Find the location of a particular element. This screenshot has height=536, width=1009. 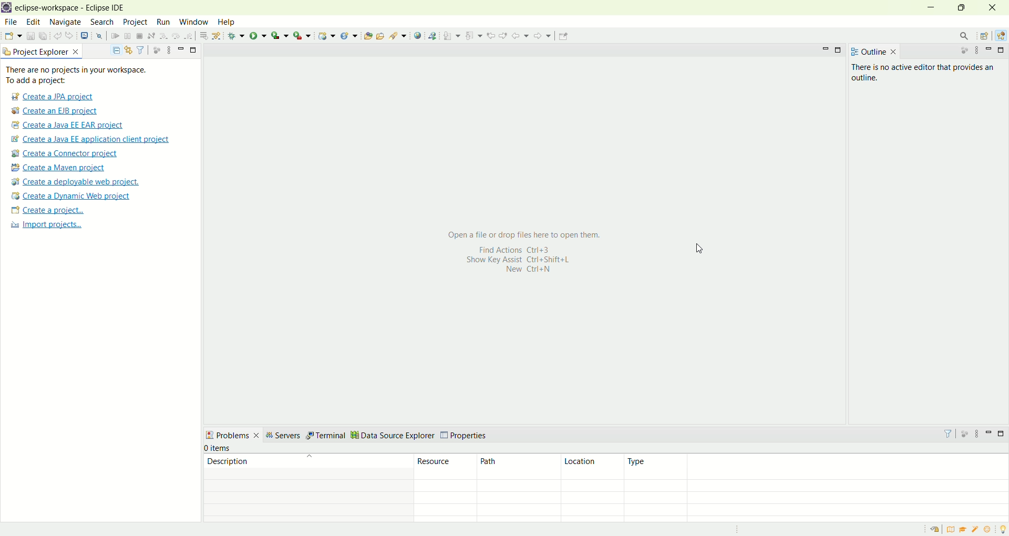

data source explorer is located at coordinates (393, 436).